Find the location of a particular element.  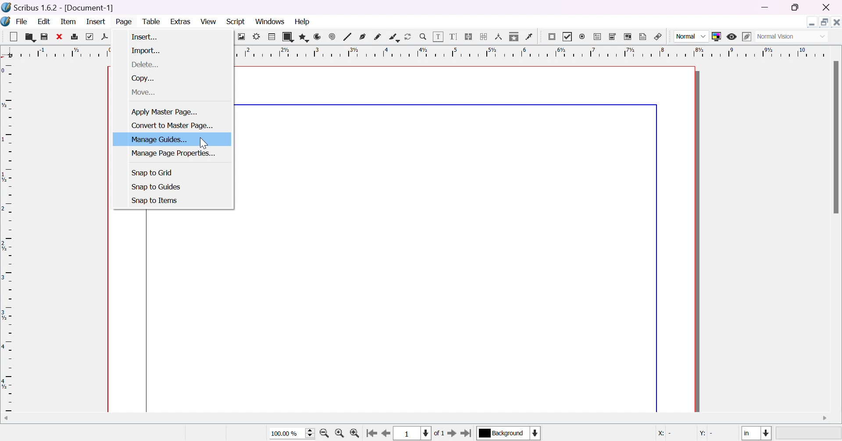

spiral is located at coordinates (332, 36).